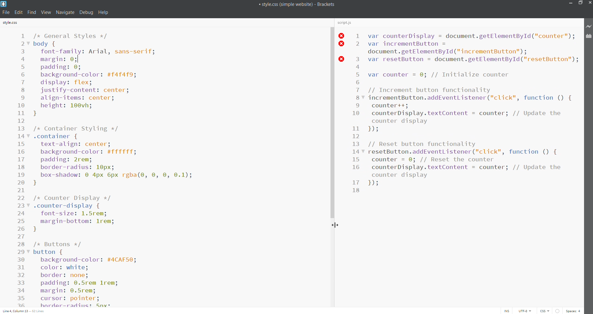 This screenshot has height=314, width=593. I want to click on script.js, so click(347, 23).